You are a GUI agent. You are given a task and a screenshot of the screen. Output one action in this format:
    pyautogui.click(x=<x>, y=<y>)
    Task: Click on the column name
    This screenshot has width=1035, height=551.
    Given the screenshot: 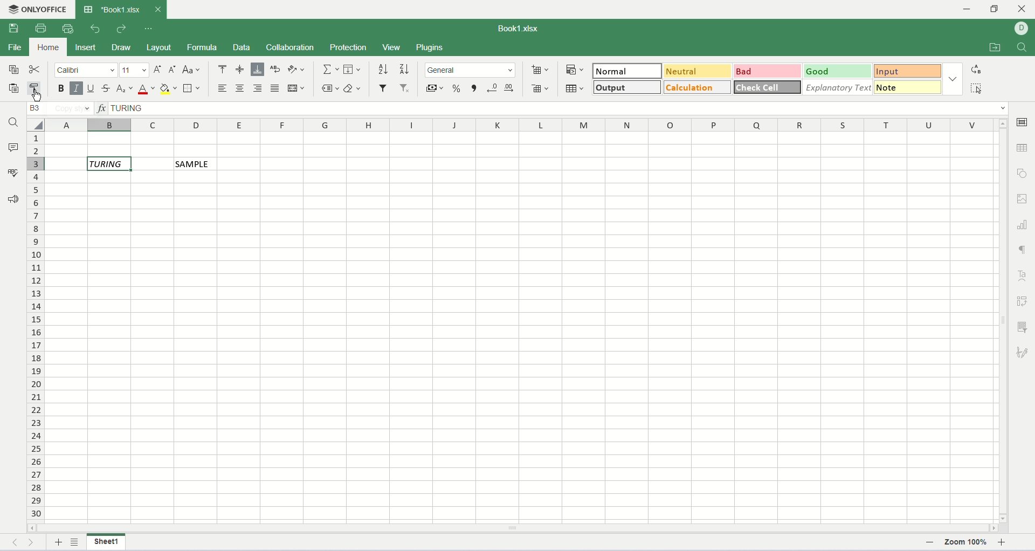 What is the action you would take?
    pyautogui.click(x=523, y=126)
    